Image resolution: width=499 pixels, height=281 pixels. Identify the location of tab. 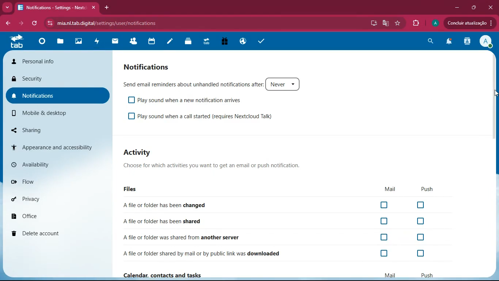
(52, 8).